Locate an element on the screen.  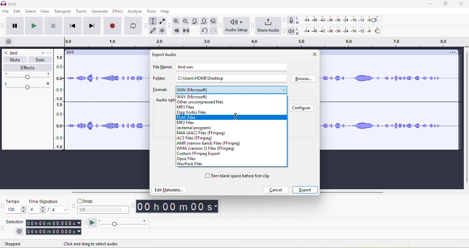
fit project to width is located at coordinates (204, 22).